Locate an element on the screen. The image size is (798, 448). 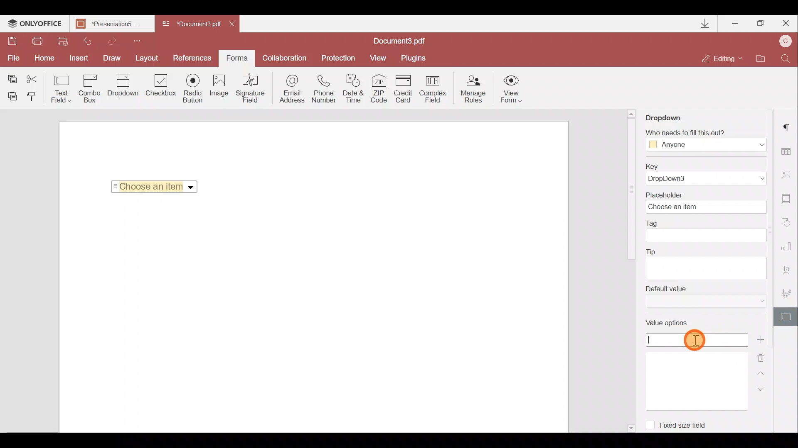
Working area is located at coordinates (313, 317).